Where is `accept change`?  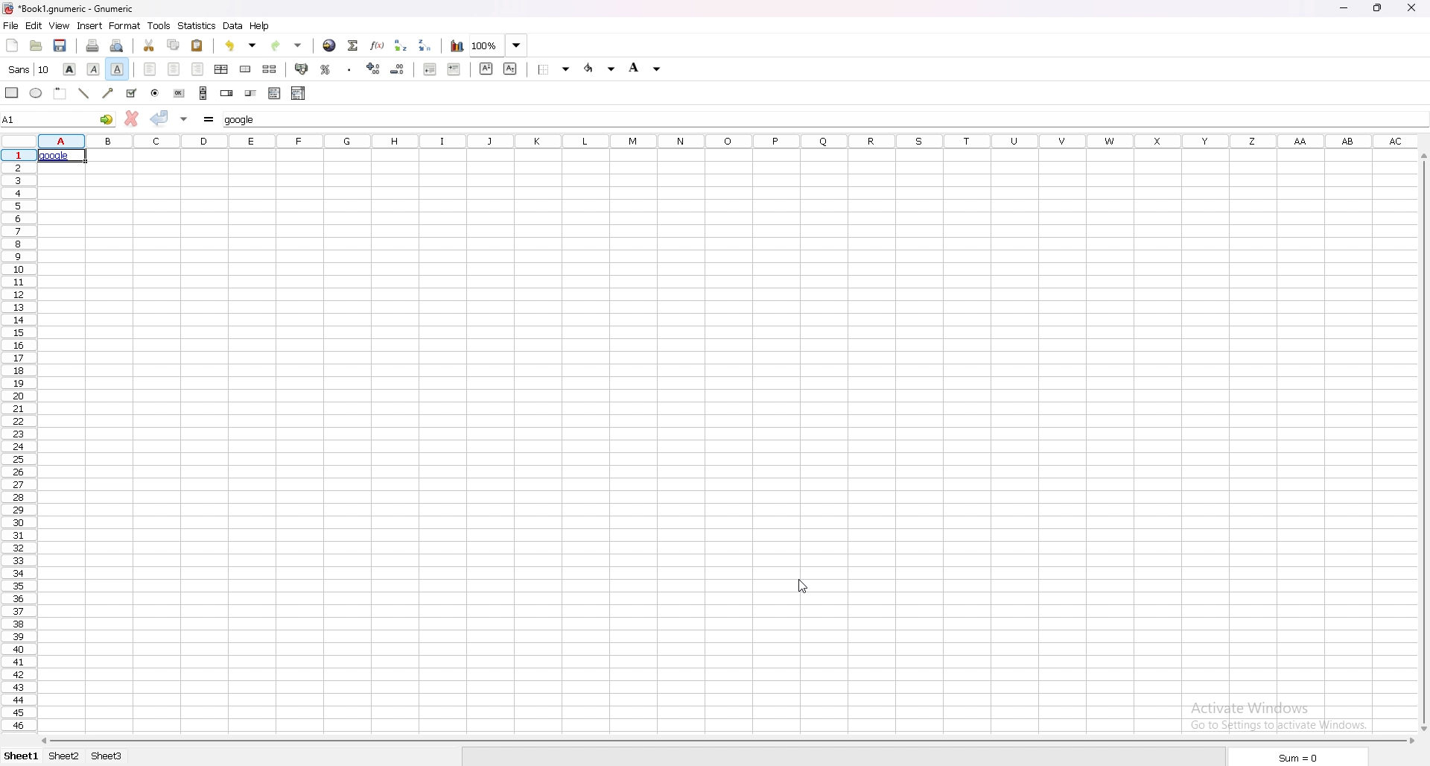
accept change is located at coordinates (160, 118).